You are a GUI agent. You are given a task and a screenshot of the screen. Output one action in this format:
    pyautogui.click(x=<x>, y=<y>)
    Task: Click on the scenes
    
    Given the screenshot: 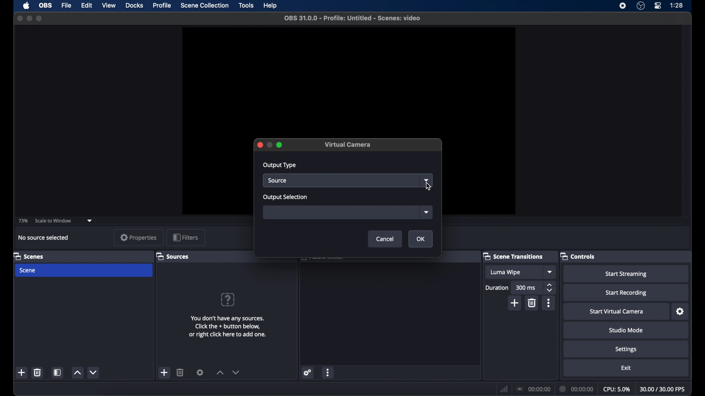 What is the action you would take?
    pyautogui.click(x=32, y=257)
    